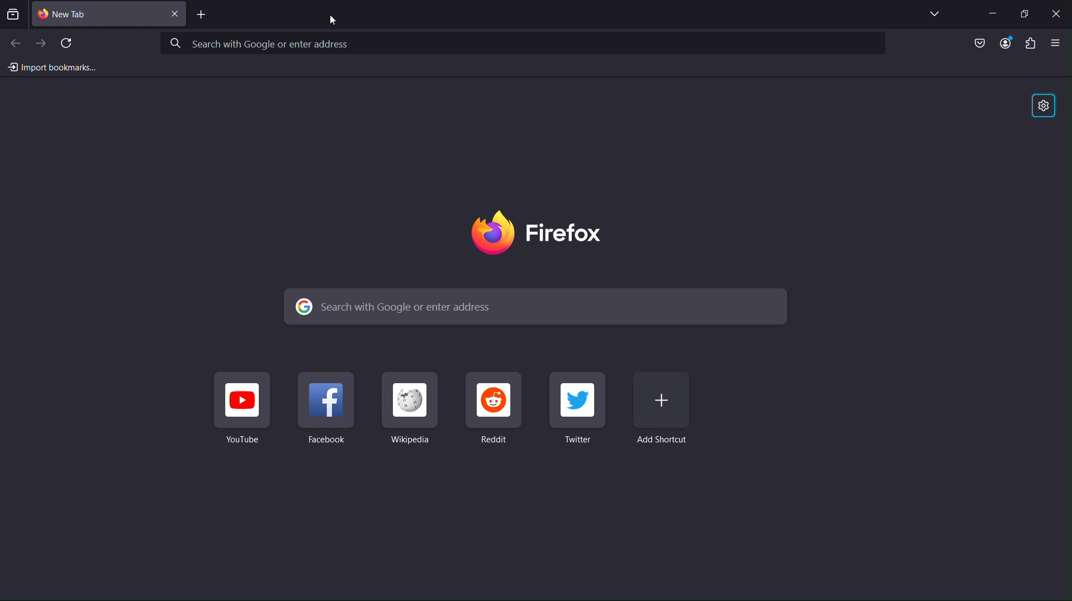 Image resolution: width=1072 pixels, height=601 pixels. I want to click on Plugin, so click(1031, 43).